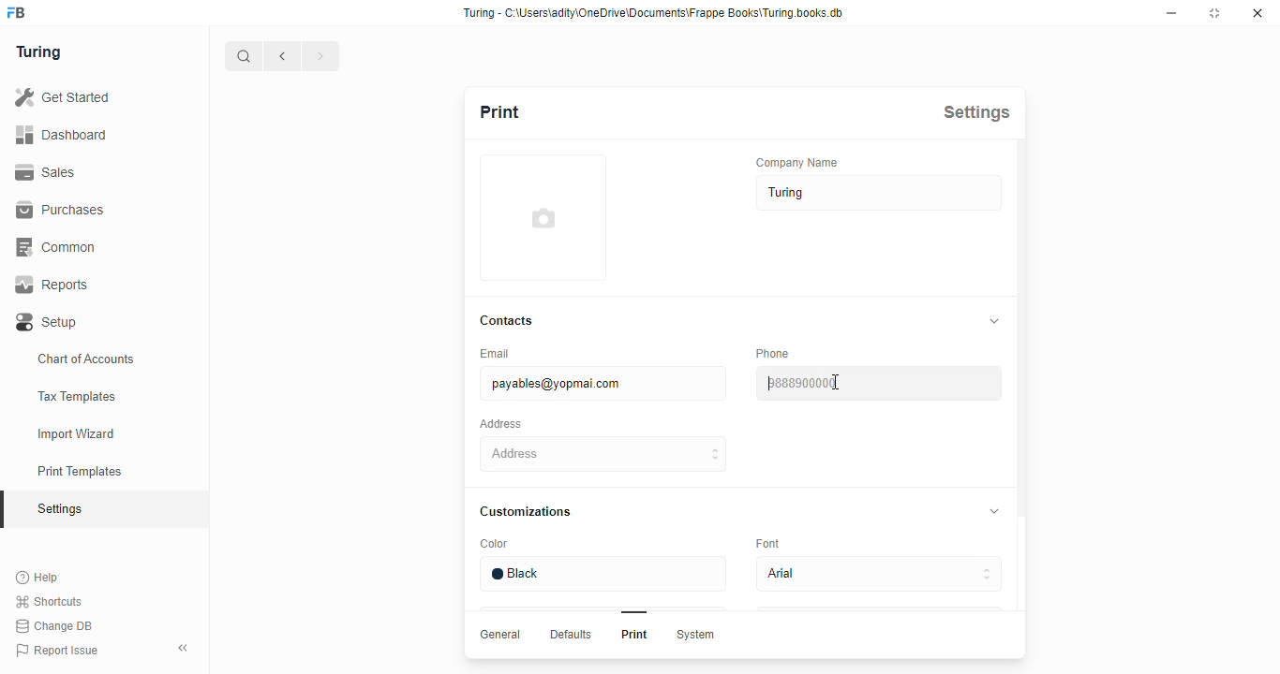  I want to click on Print, so click(633, 635).